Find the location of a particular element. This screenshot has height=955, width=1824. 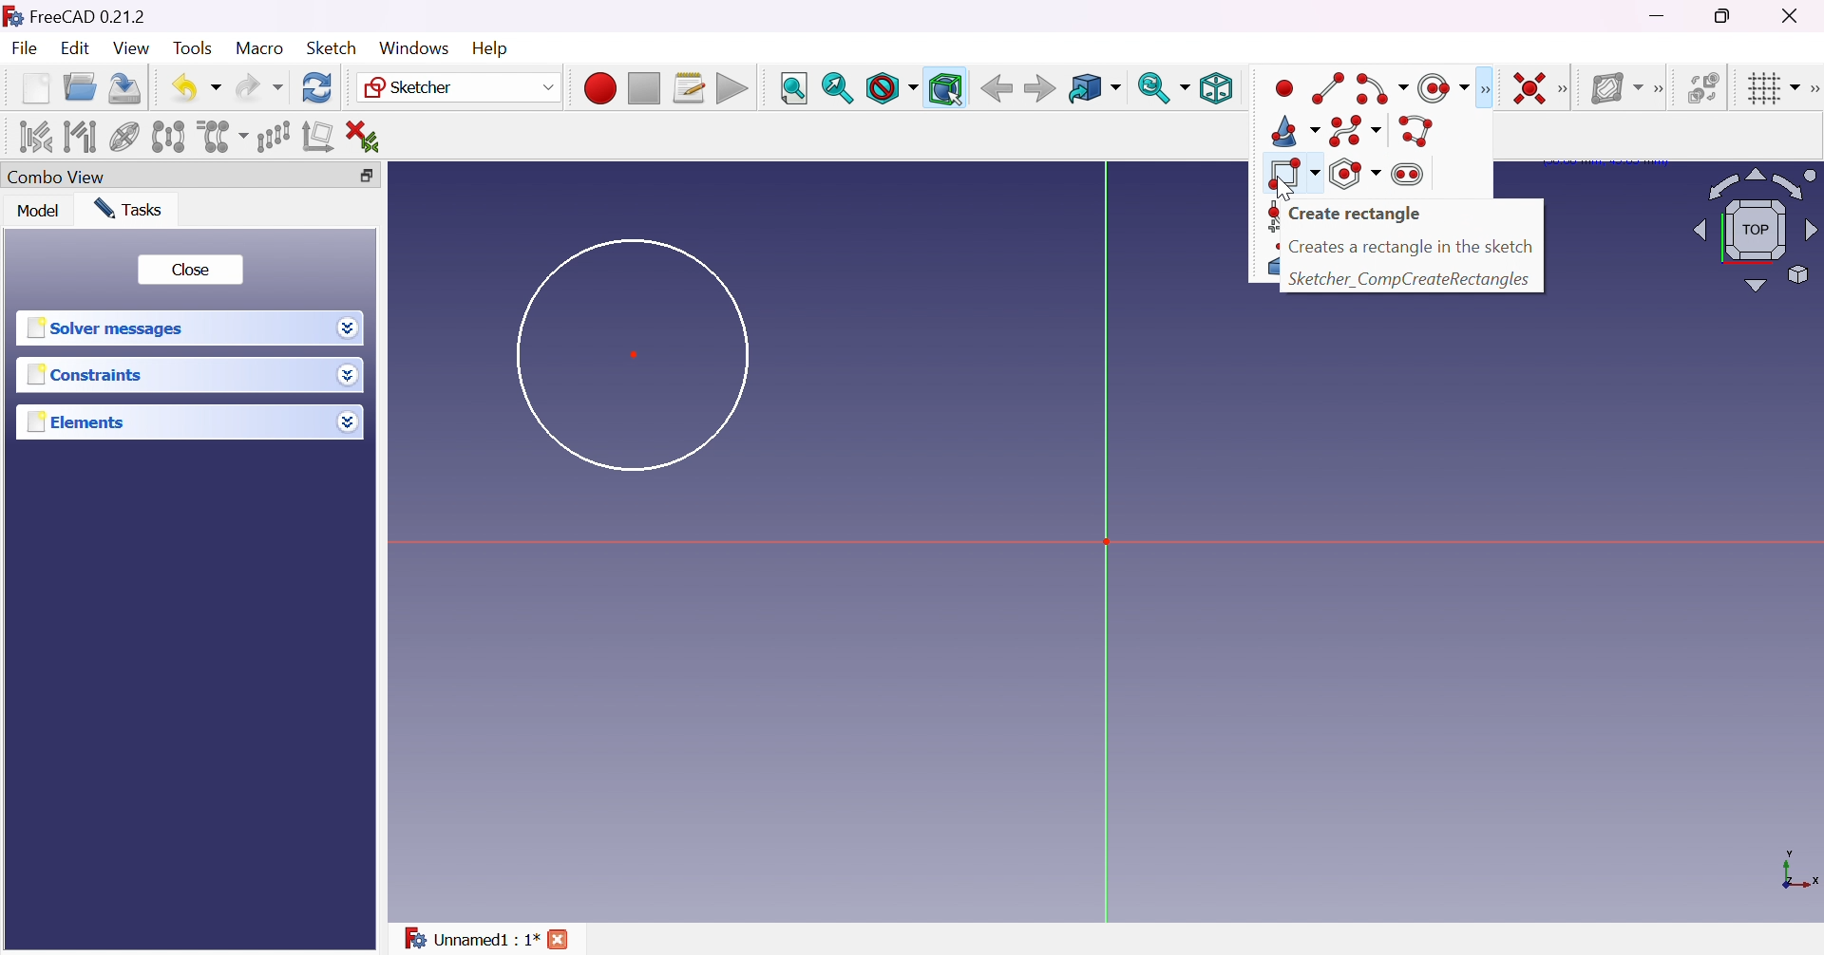

Help is located at coordinates (492, 48).